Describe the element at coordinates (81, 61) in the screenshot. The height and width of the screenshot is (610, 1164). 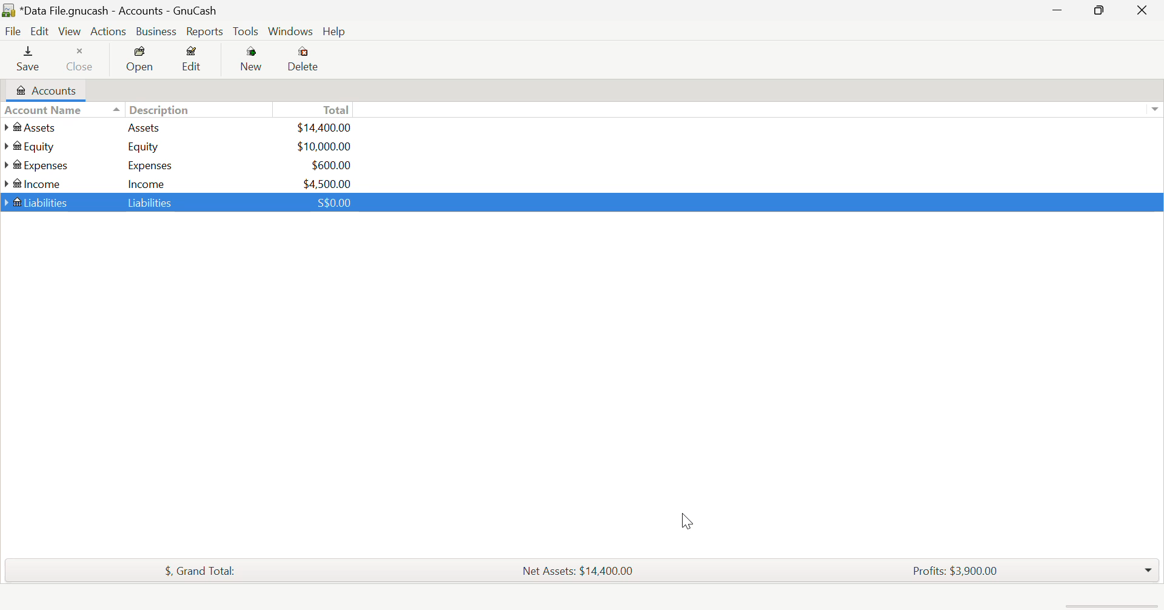
I see `Close` at that location.